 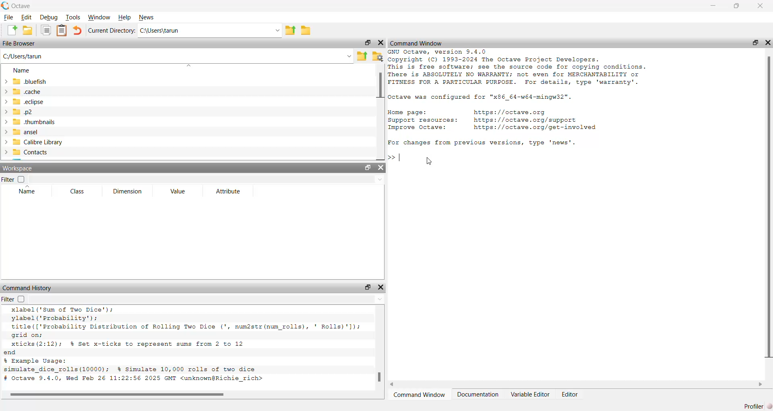 What do you see at coordinates (21, 91) in the screenshot?
I see `.cache` at bounding box center [21, 91].